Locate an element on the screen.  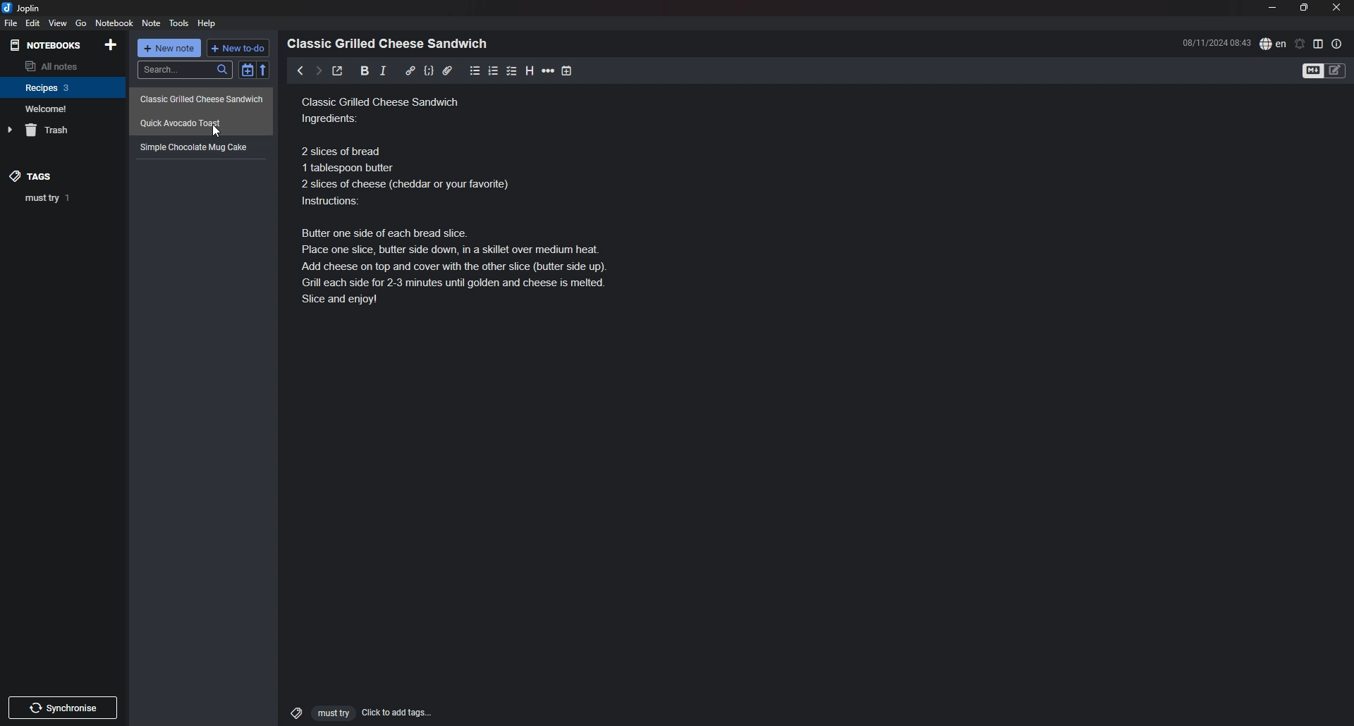
resize is located at coordinates (1304, 8).